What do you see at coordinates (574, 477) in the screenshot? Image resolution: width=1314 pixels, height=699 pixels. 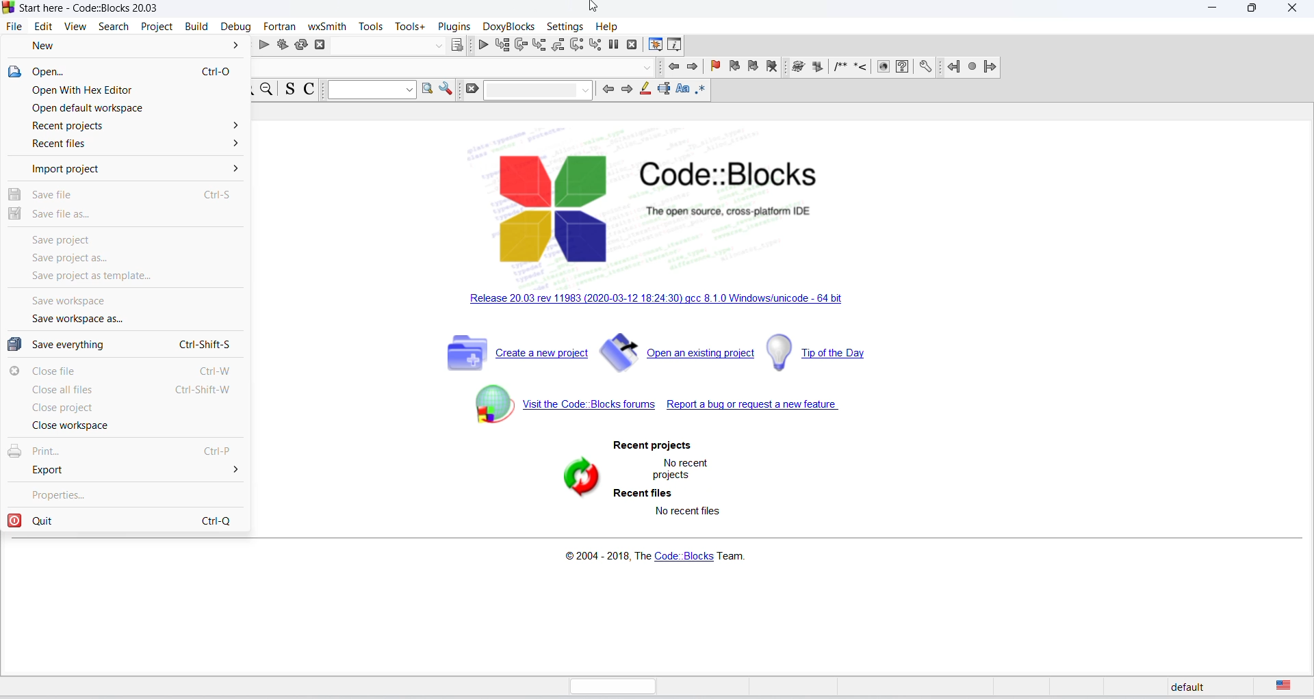 I see `refresh` at bounding box center [574, 477].